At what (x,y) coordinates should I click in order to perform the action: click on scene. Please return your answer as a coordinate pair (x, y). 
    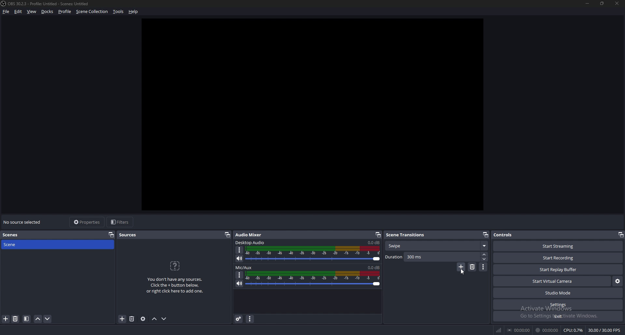
    Looking at the image, I should click on (21, 245).